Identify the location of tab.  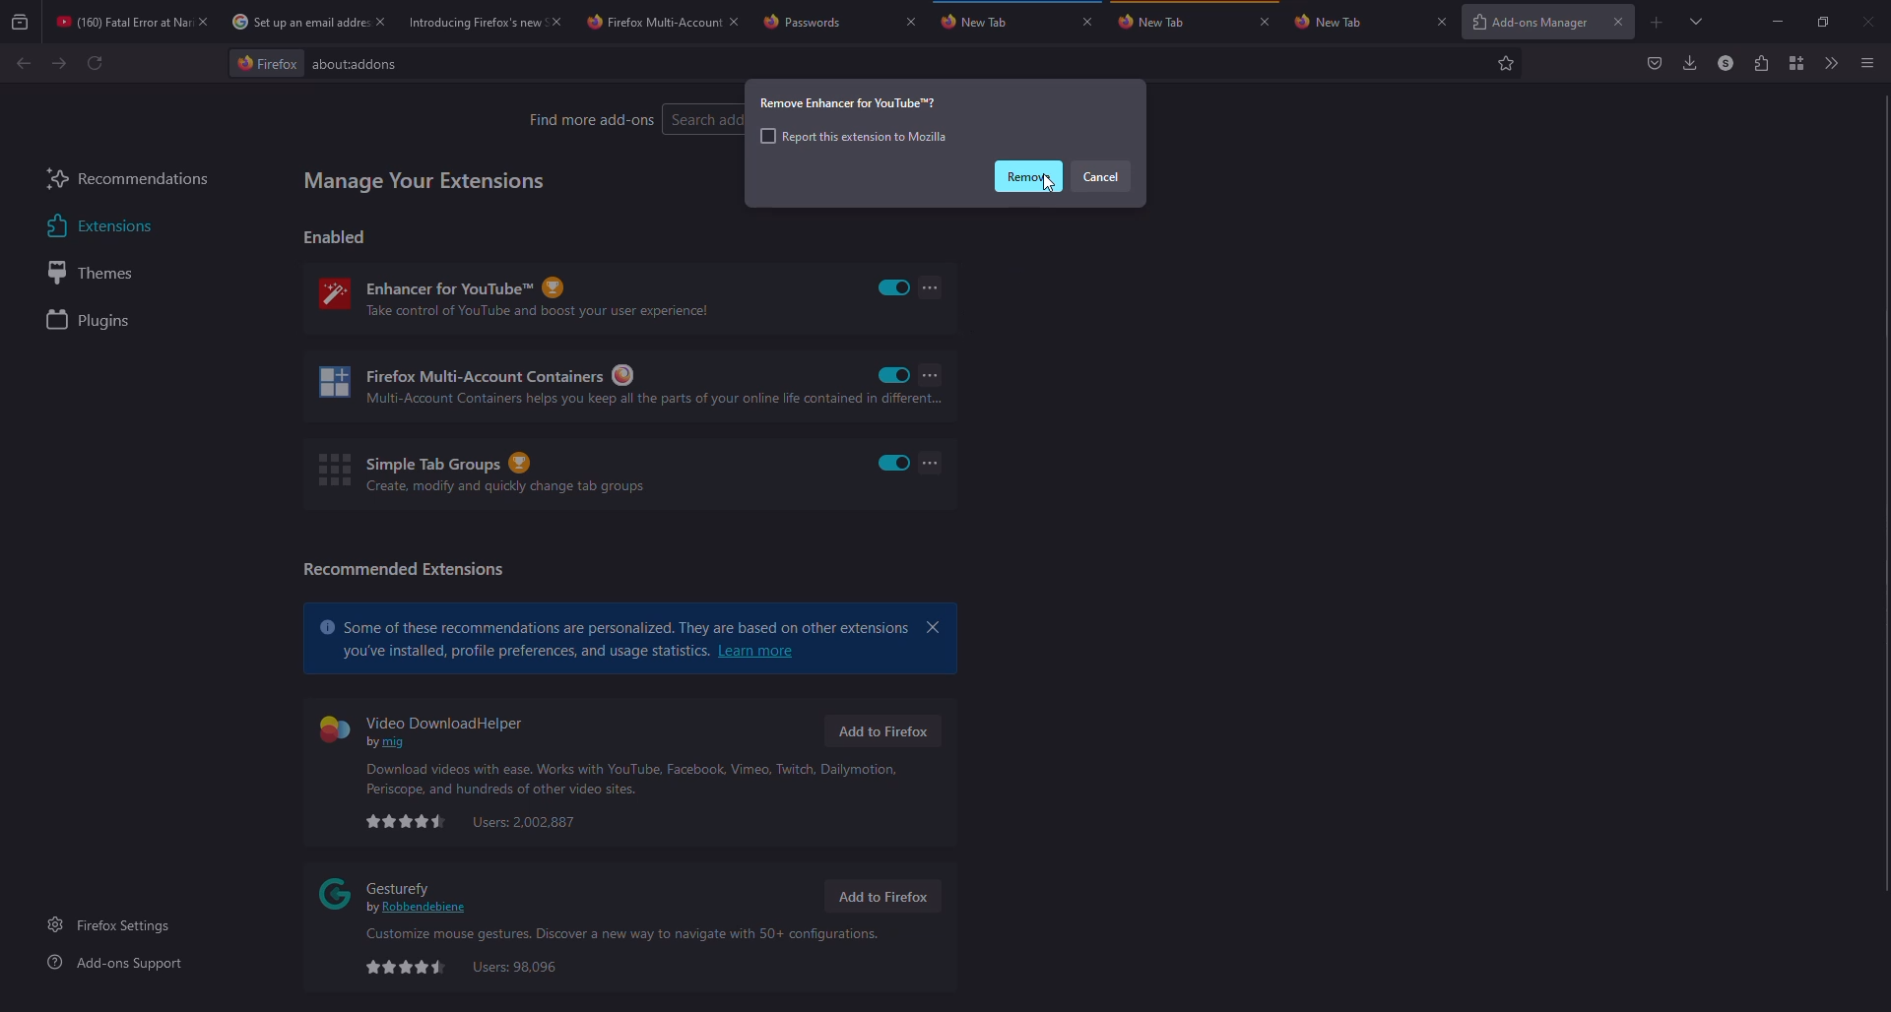
(1357, 22).